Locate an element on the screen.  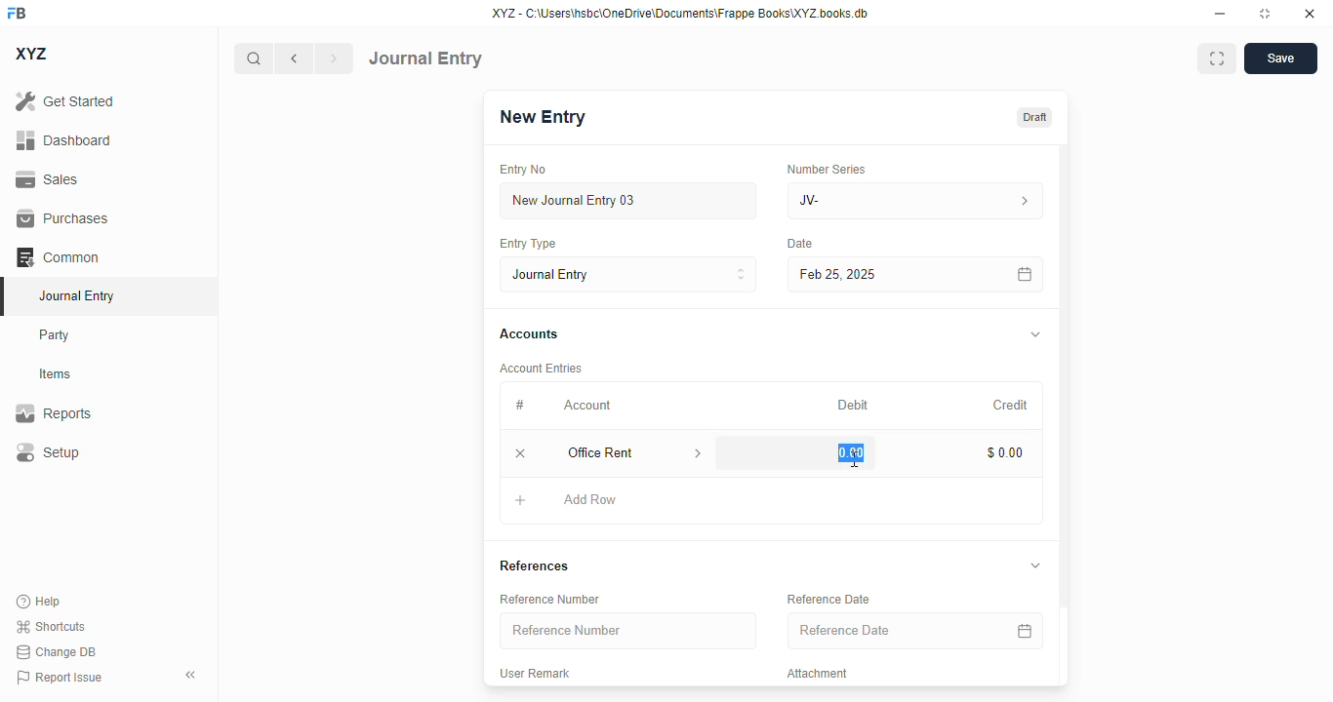
new journal entry 03 is located at coordinates (626, 201).